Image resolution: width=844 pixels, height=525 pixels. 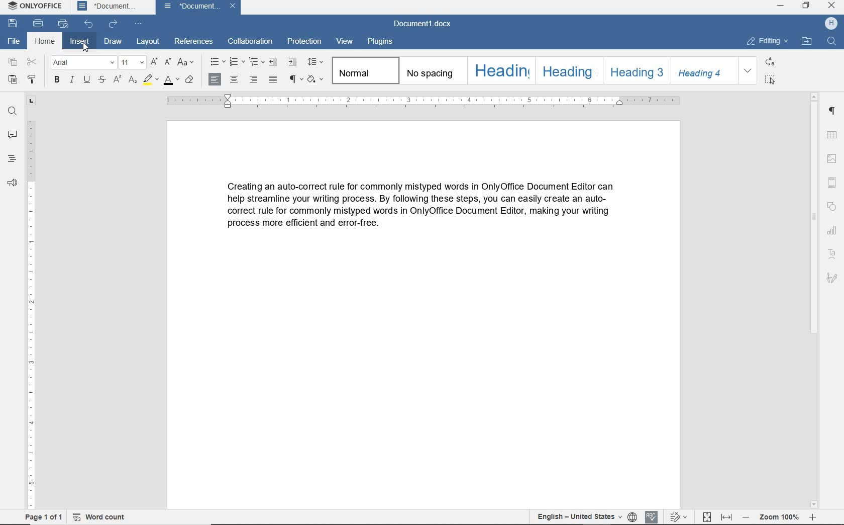 What do you see at coordinates (315, 62) in the screenshot?
I see `paragraph line spacing` at bounding box center [315, 62].